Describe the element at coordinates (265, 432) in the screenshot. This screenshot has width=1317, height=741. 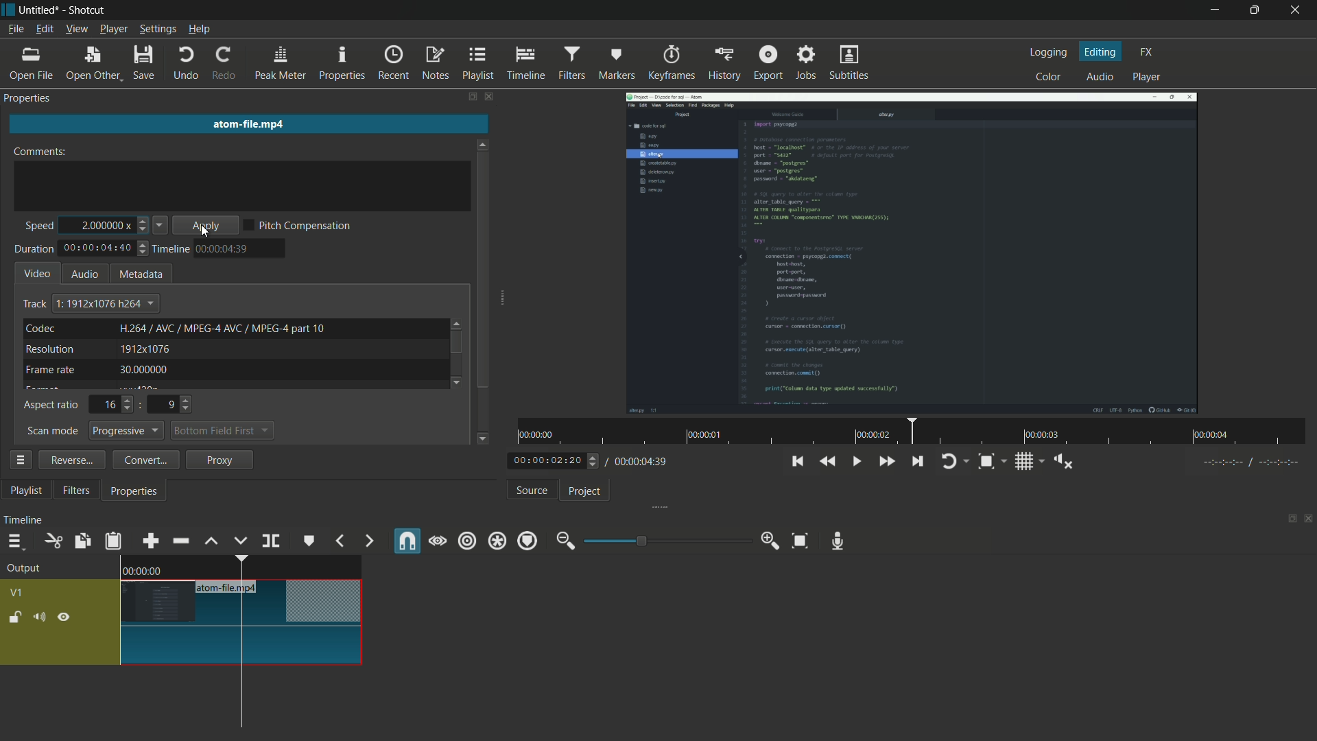
I see `dropdown` at that location.